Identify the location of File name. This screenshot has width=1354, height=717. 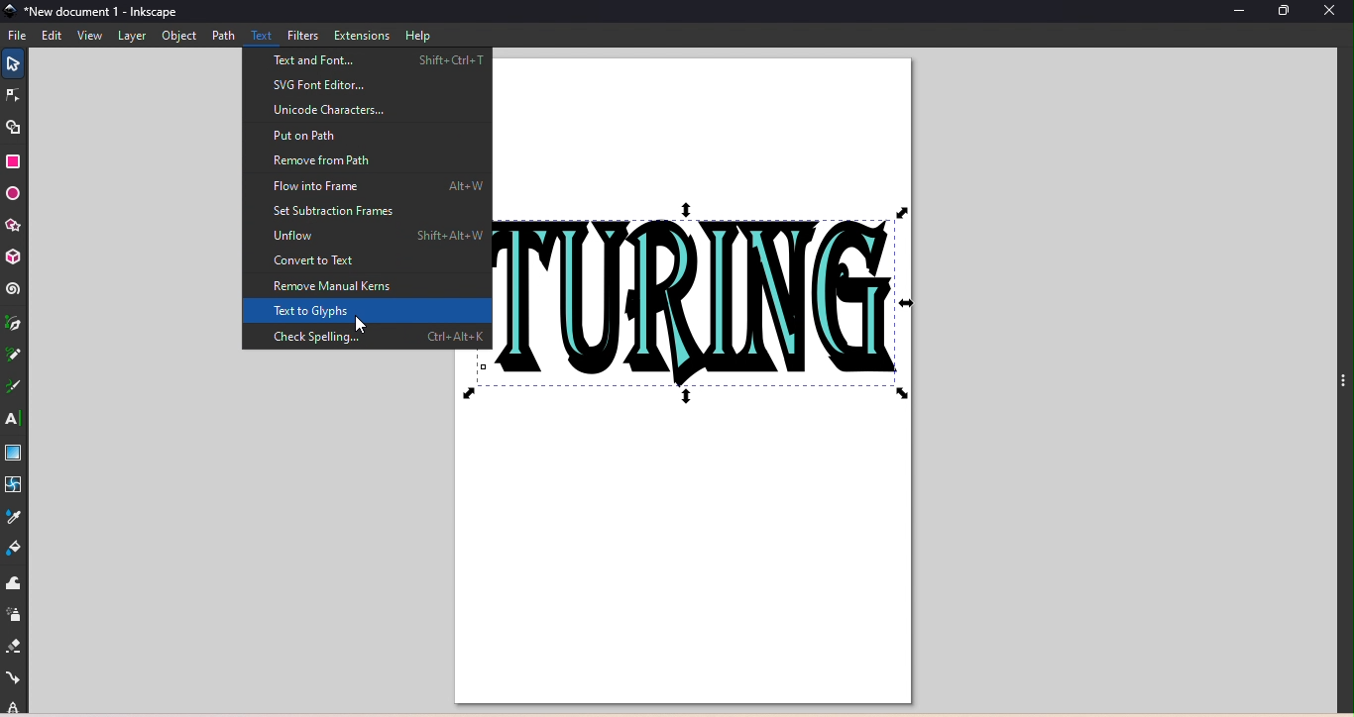
(93, 13).